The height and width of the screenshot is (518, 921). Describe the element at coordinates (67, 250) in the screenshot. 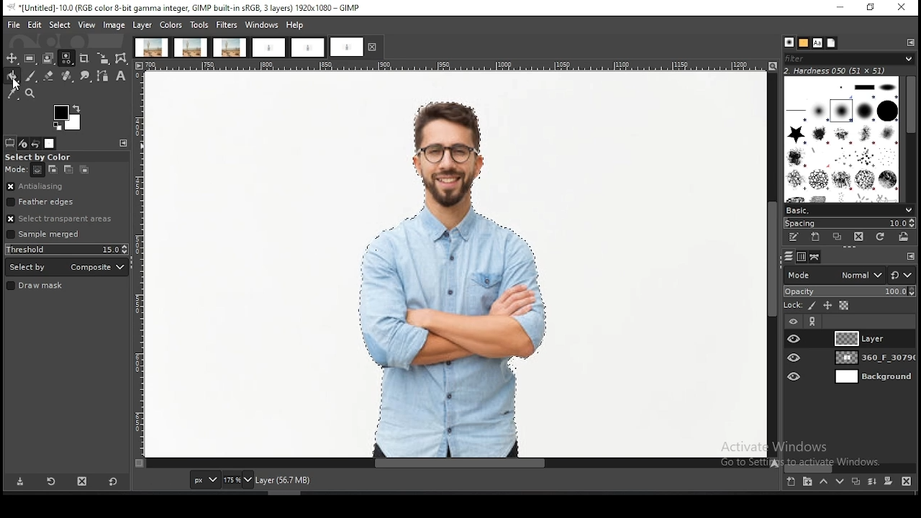

I see `threshold` at that location.